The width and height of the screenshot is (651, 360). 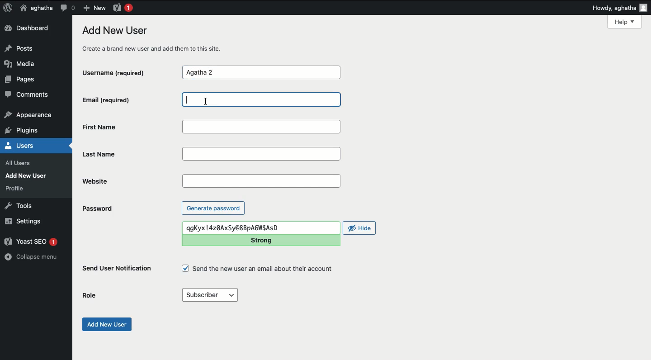 I want to click on Strong, so click(x=262, y=240).